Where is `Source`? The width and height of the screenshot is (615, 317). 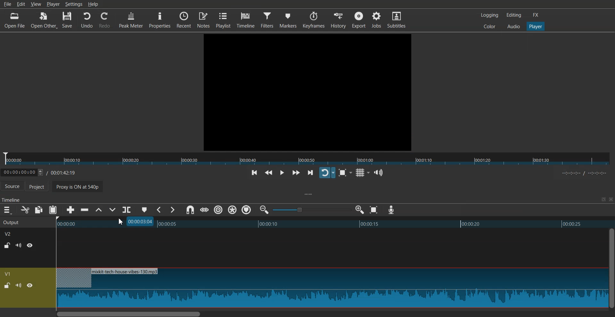 Source is located at coordinates (12, 187).